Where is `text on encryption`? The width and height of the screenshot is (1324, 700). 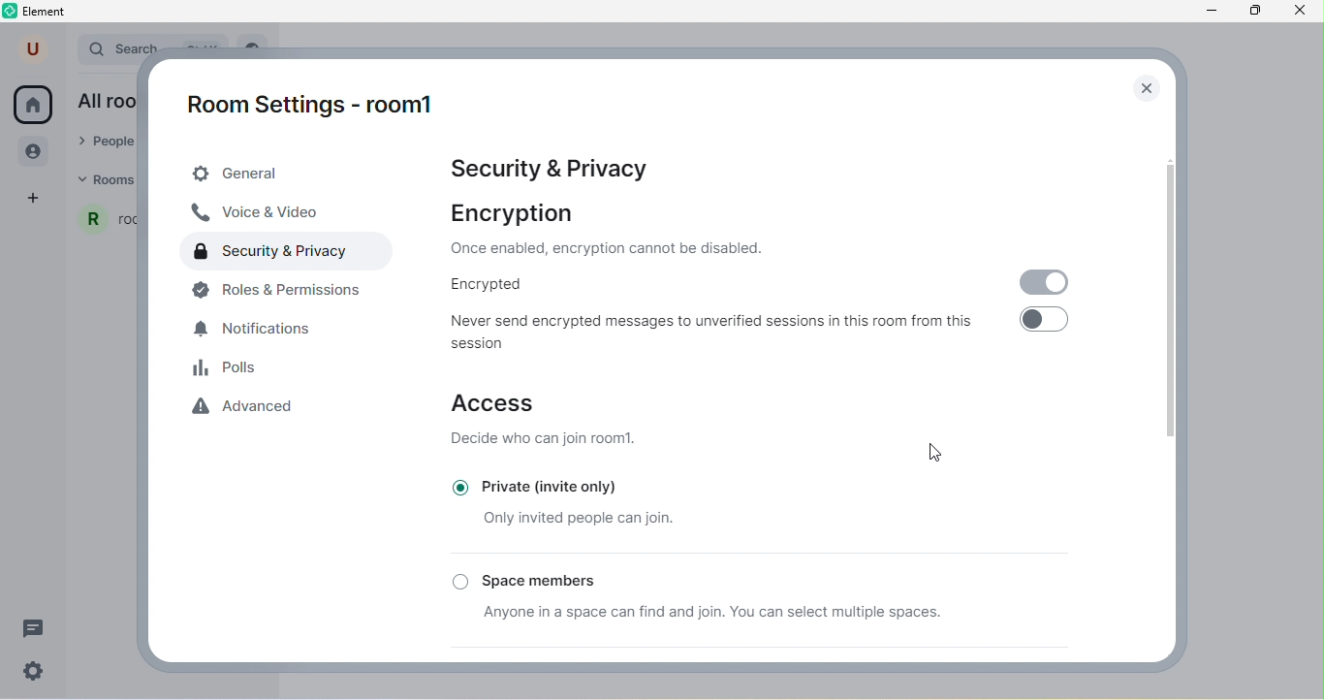 text on encryption is located at coordinates (617, 251).